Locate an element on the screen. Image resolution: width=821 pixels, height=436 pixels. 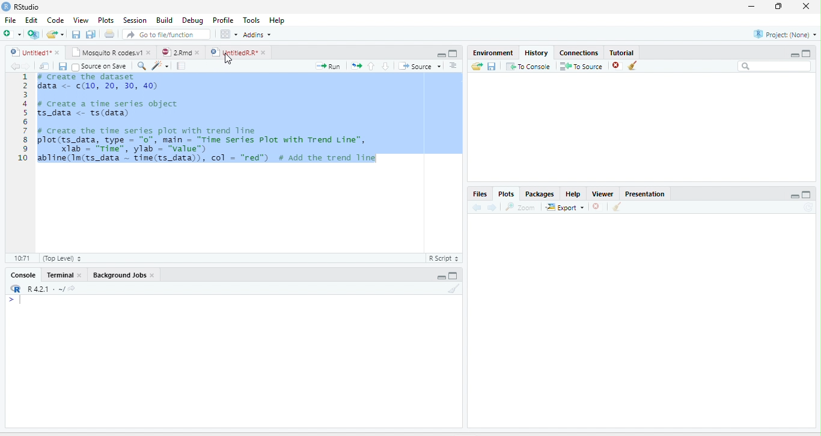
Workspace panes is located at coordinates (228, 34).